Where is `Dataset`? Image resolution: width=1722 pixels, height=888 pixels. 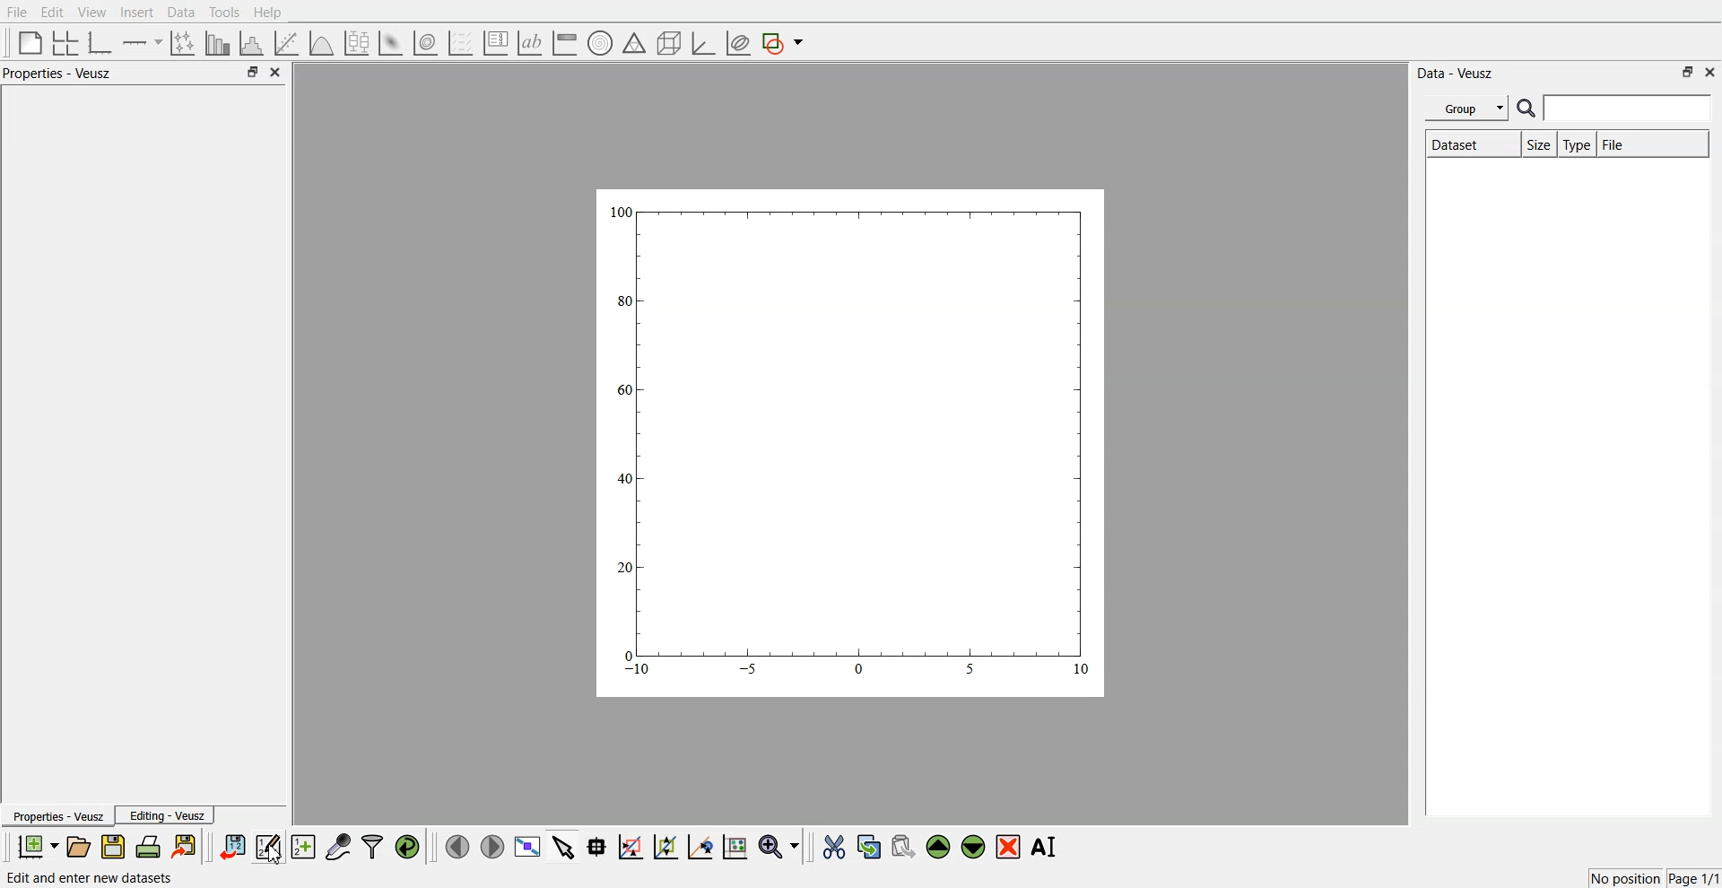 Dataset is located at coordinates (1469, 146).